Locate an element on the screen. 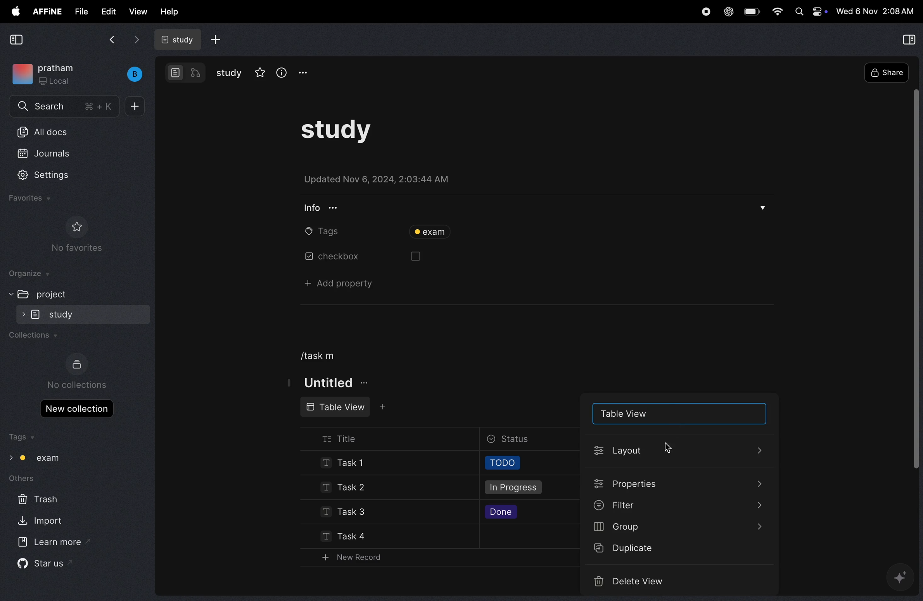 This screenshot has width=923, height=601. file is located at coordinates (79, 12).